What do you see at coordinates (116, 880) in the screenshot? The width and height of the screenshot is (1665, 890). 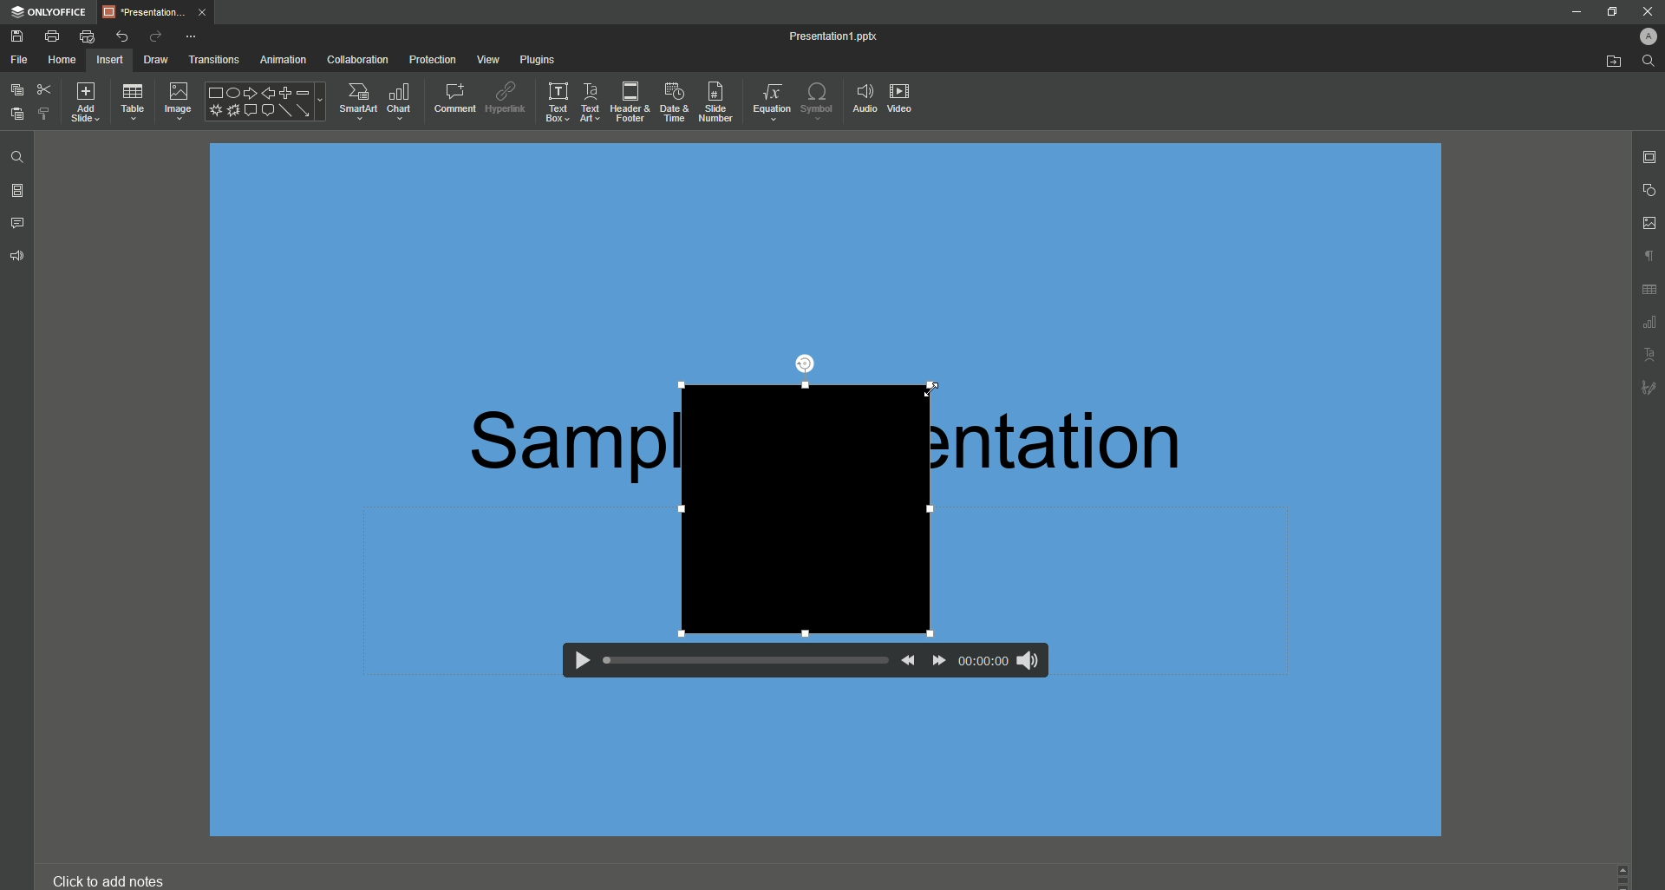 I see `Click to add notes` at bounding box center [116, 880].